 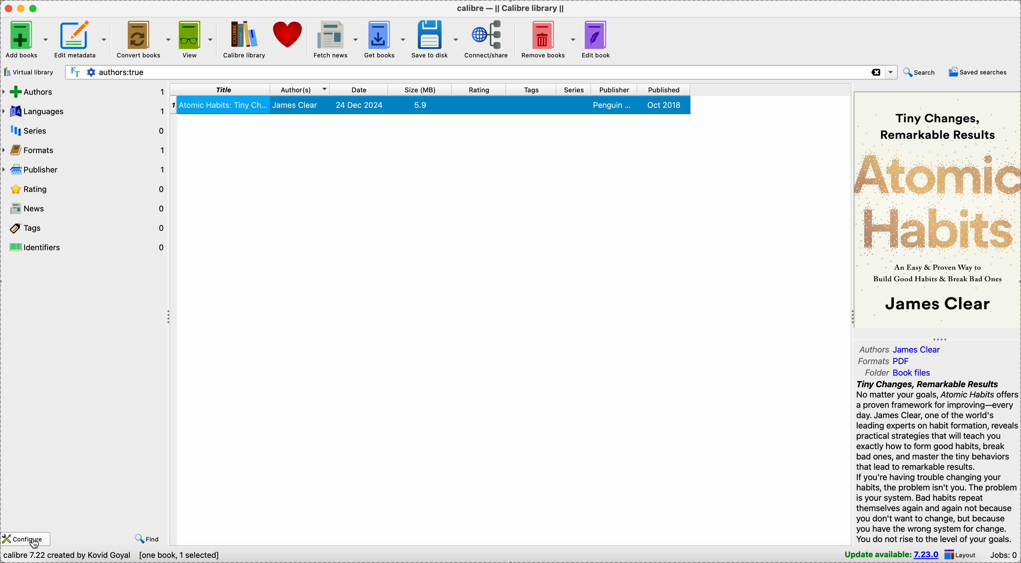 What do you see at coordinates (960, 555) in the screenshot?
I see `layout` at bounding box center [960, 555].